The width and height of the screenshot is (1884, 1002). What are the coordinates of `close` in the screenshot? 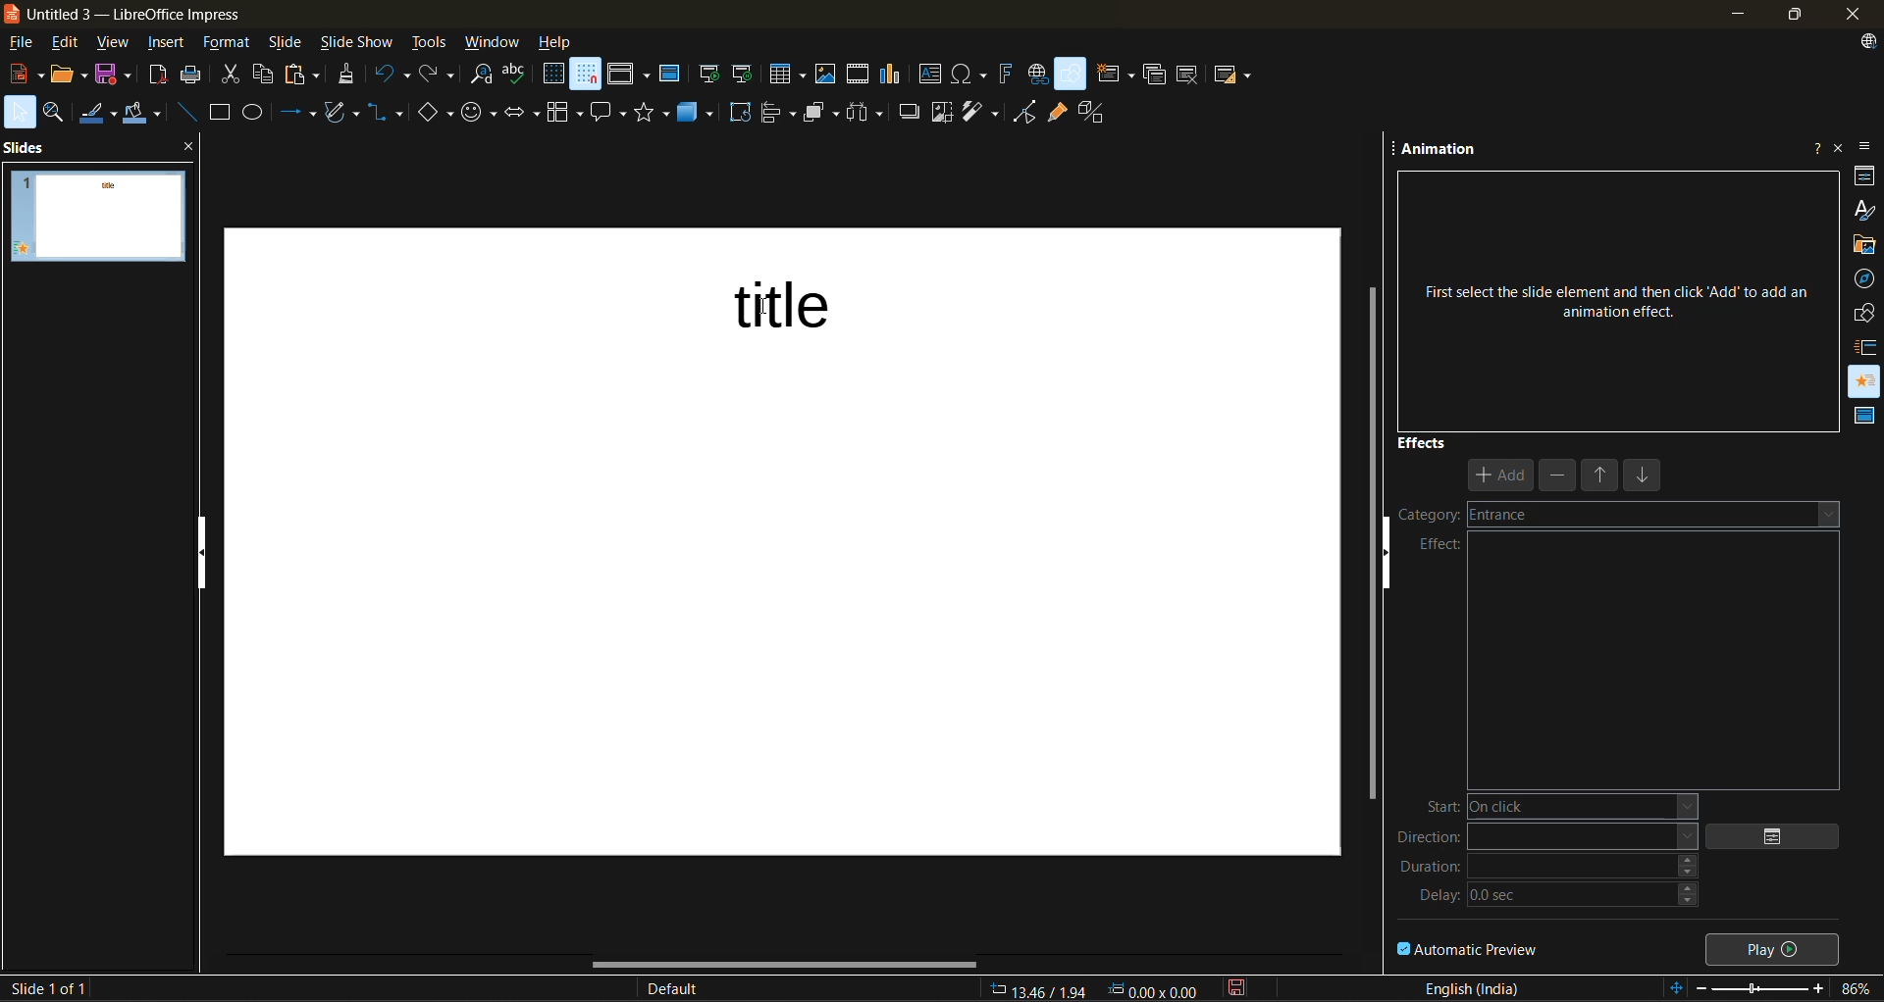 It's located at (1850, 15).